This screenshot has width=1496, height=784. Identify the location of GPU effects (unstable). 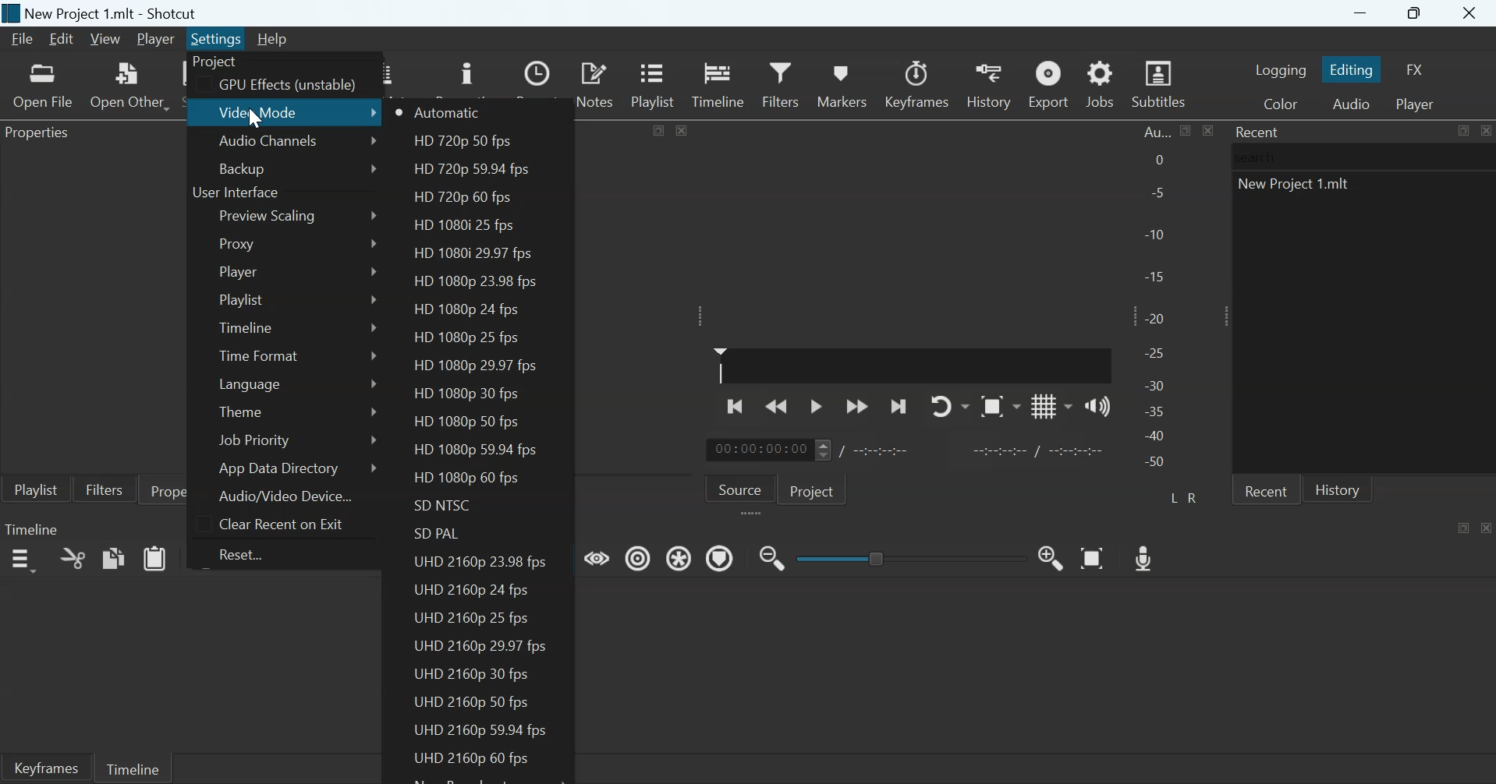
(287, 86).